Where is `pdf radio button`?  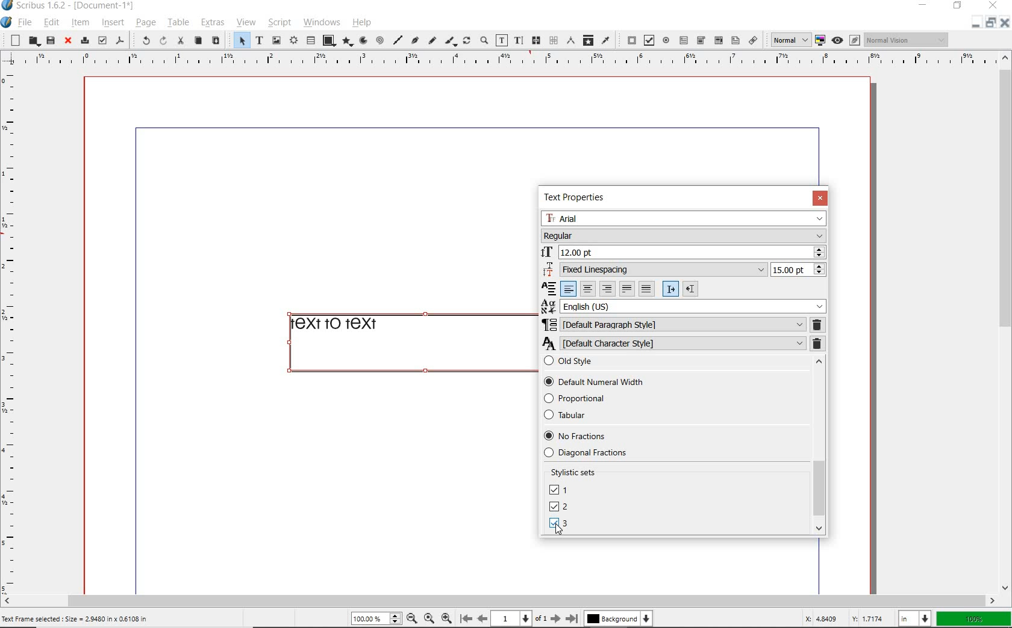
pdf radio button is located at coordinates (666, 42).